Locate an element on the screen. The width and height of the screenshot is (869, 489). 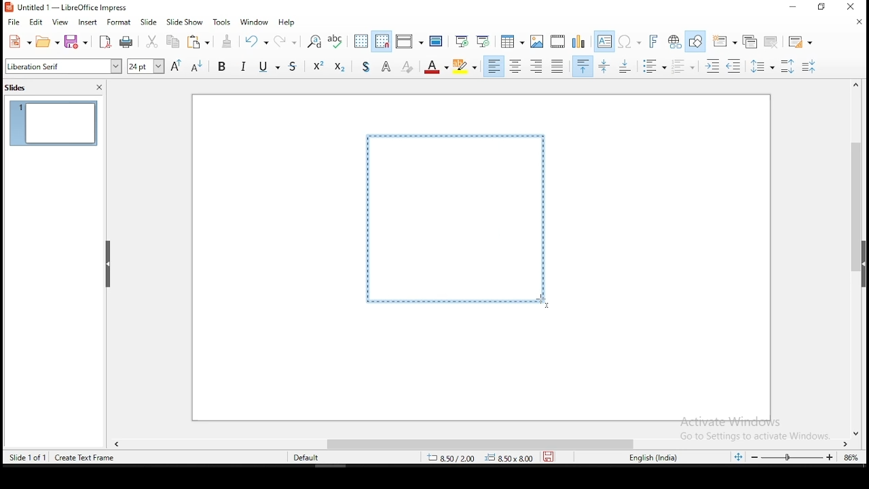
find and replace is located at coordinates (315, 41).